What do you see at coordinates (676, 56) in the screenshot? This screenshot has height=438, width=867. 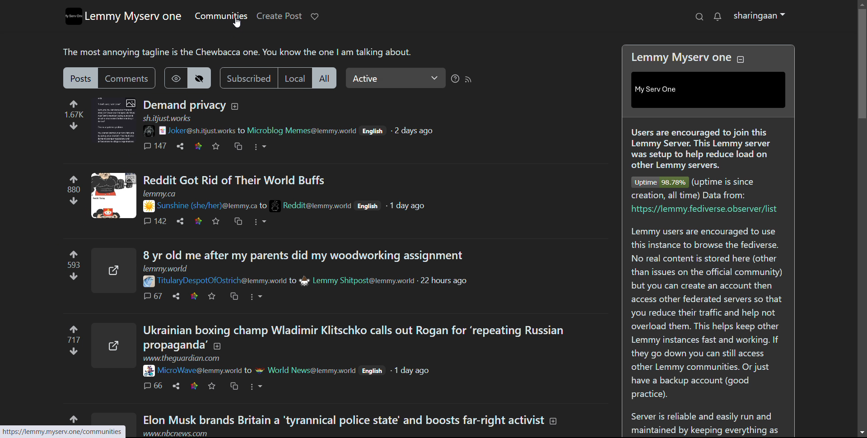 I see `Lemmy Myserv one` at bounding box center [676, 56].